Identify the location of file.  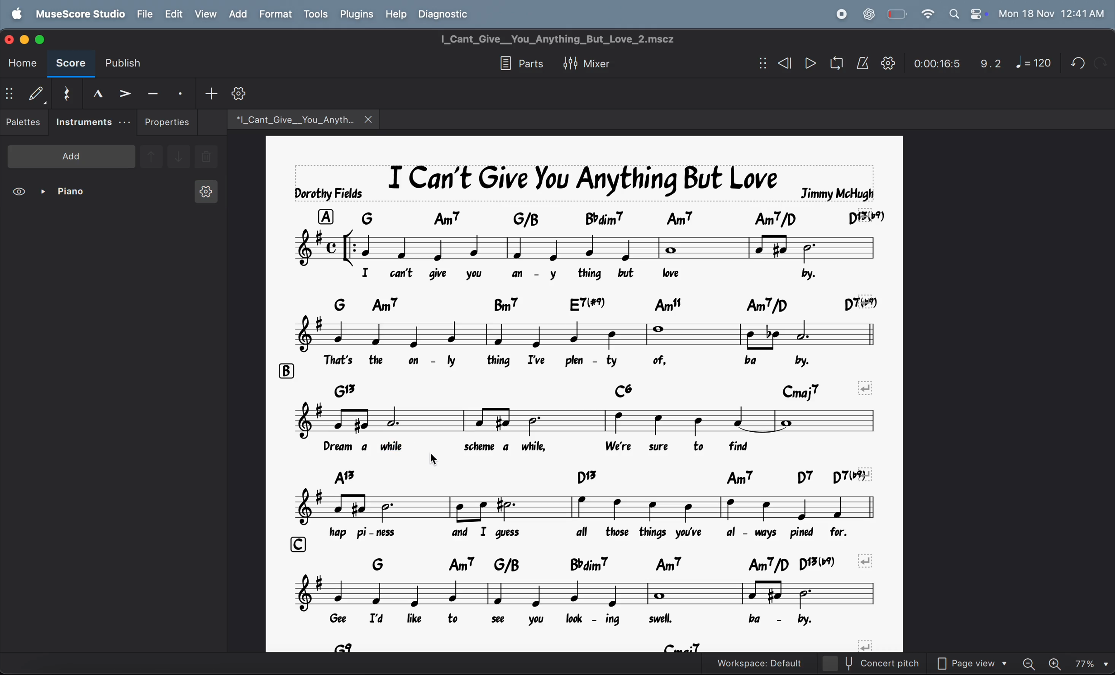
(144, 15).